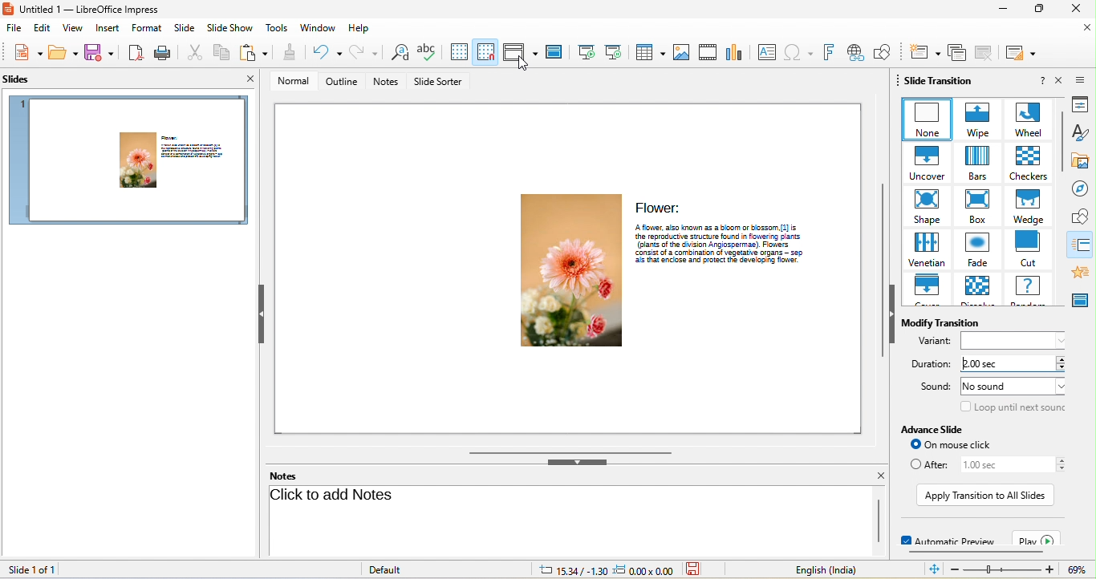  What do you see at coordinates (1029, 249) in the screenshot?
I see `cut` at bounding box center [1029, 249].